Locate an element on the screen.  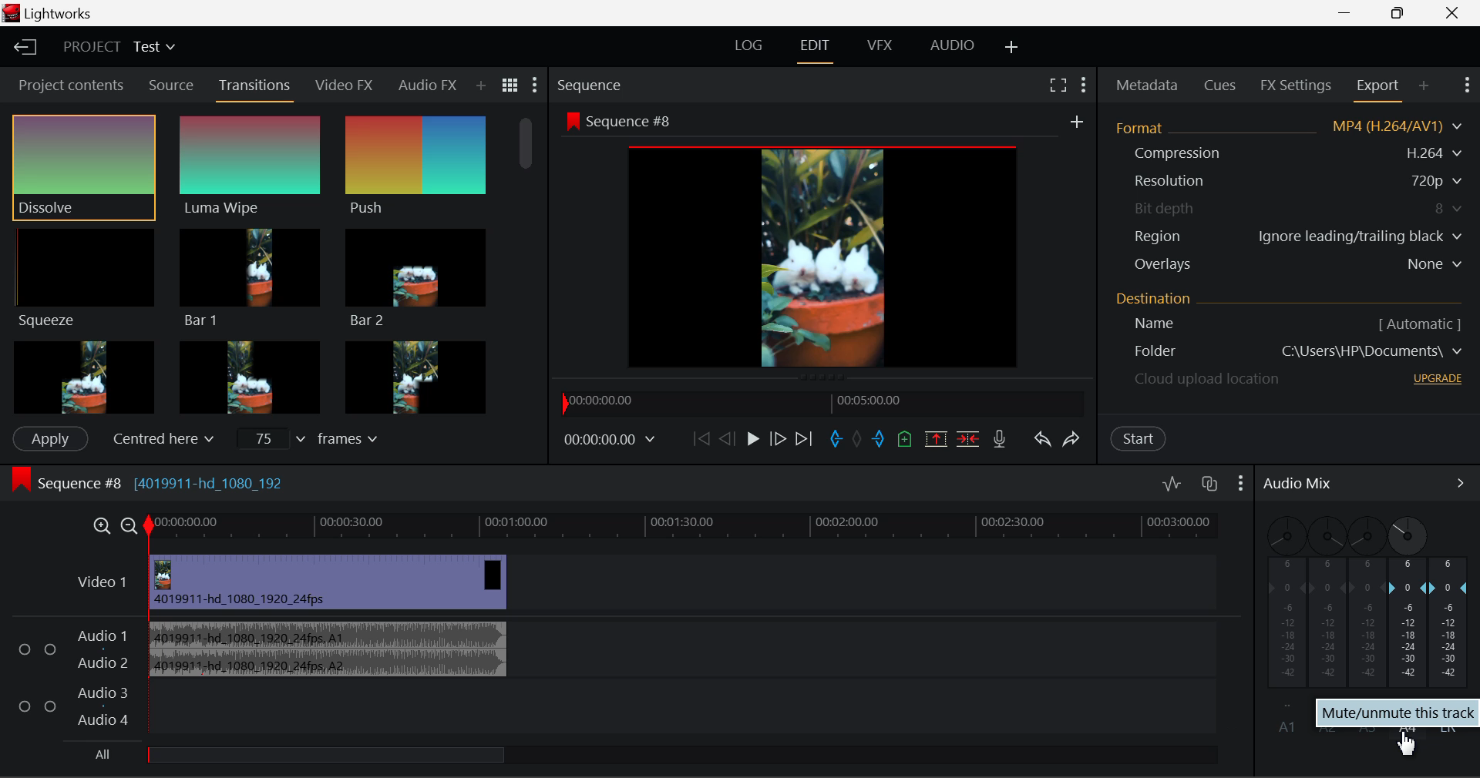
Timeline Zoom In is located at coordinates (101, 527).